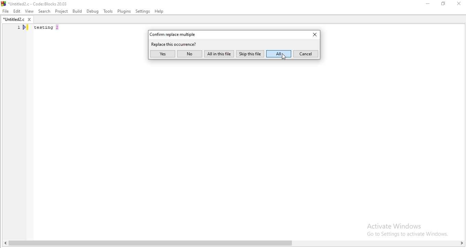 The height and width of the screenshot is (248, 466). I want to click on Search , so click(43, 11).